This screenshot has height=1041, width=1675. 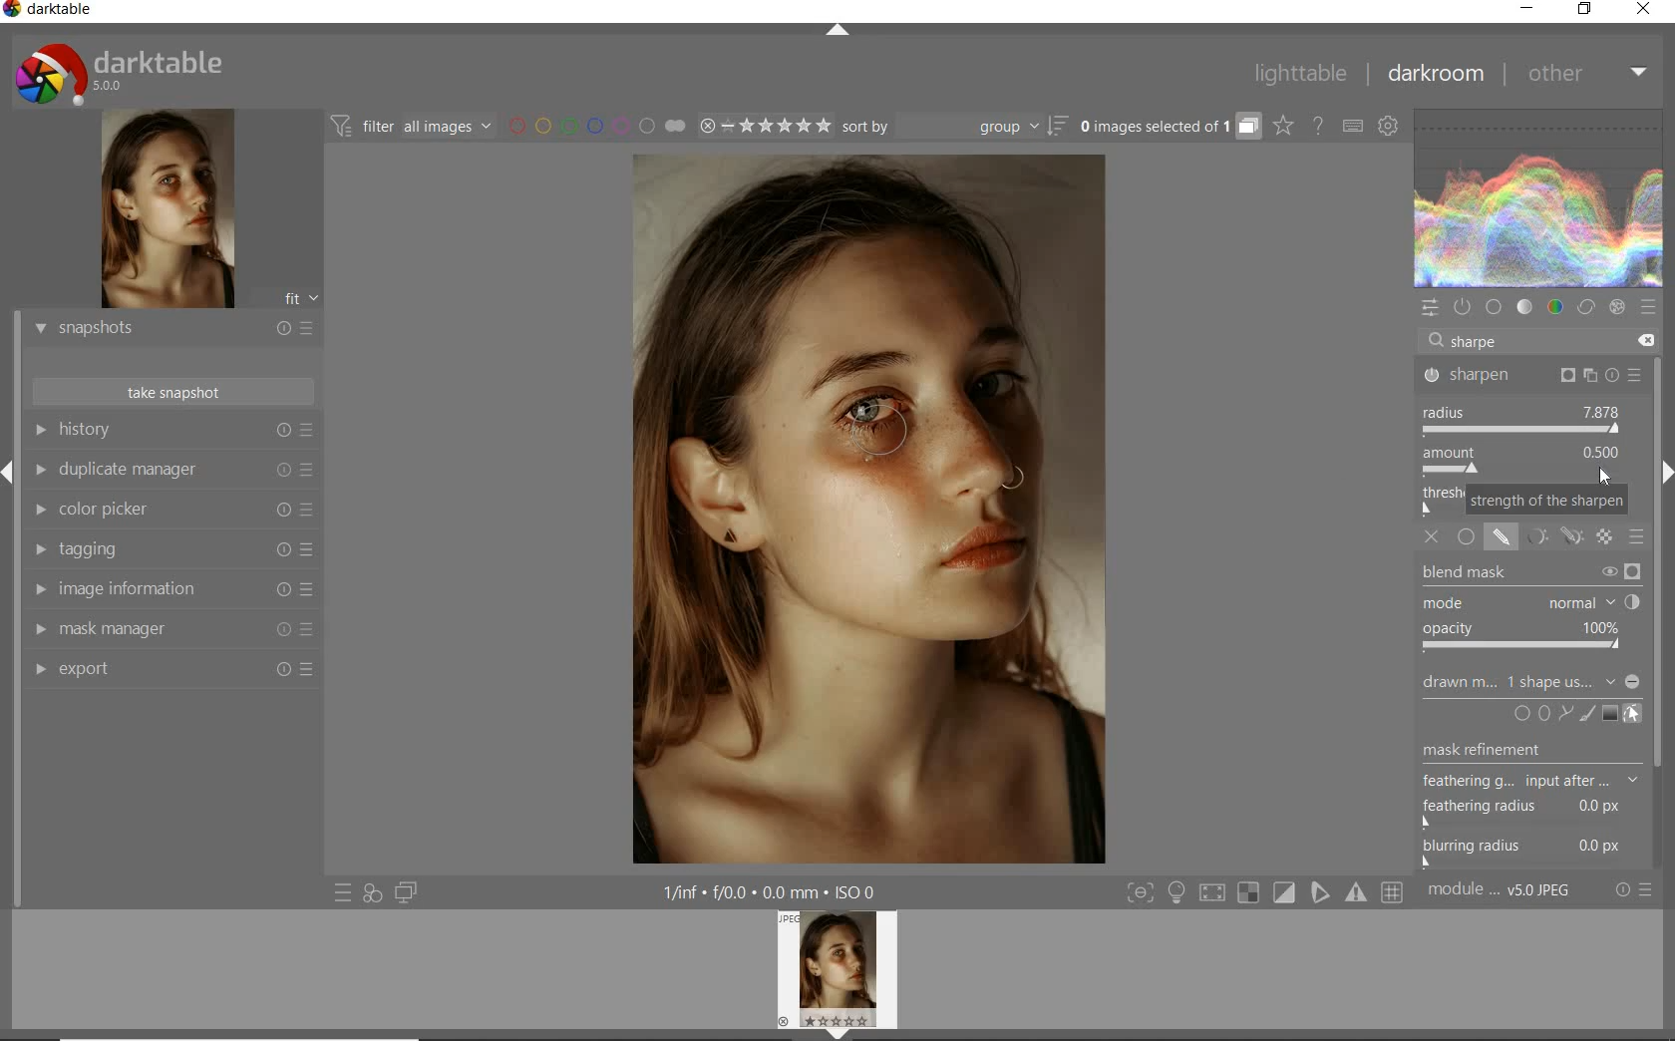 I want to click on history, so click(x=172, y=431).